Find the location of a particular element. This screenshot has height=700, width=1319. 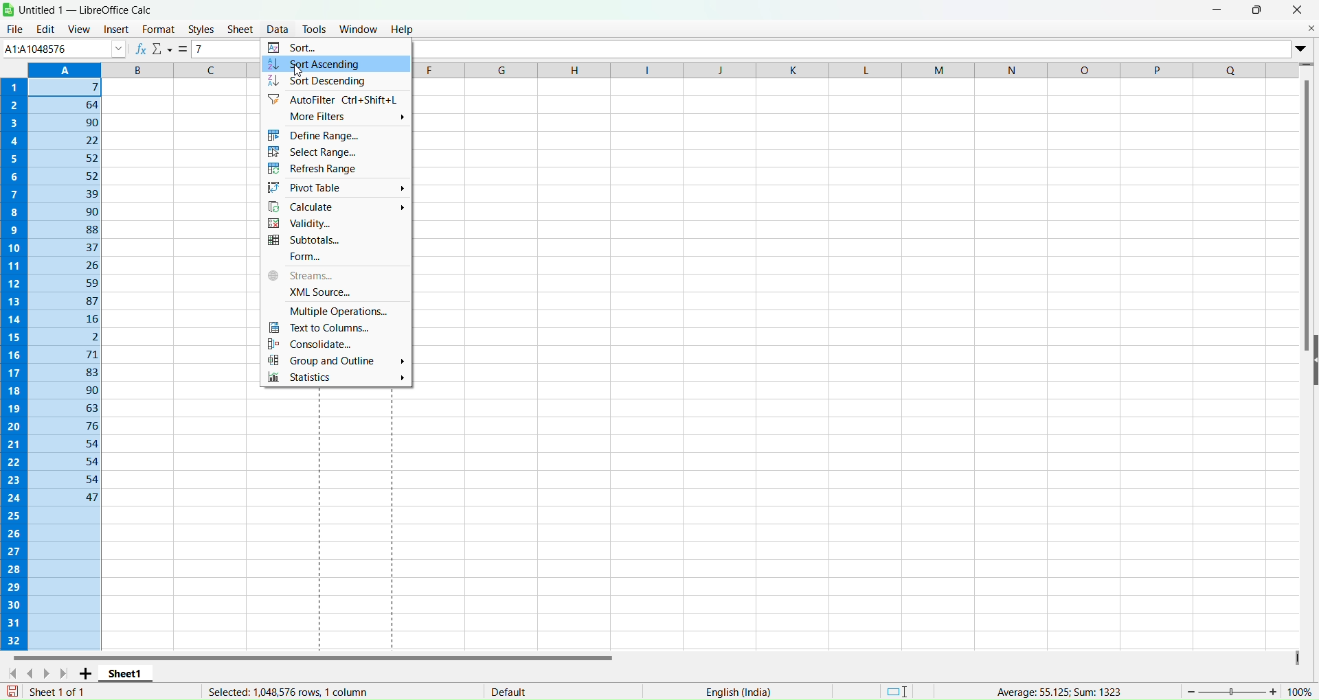

Horizontal Scroll Bar is located at coordinates (315, 655).